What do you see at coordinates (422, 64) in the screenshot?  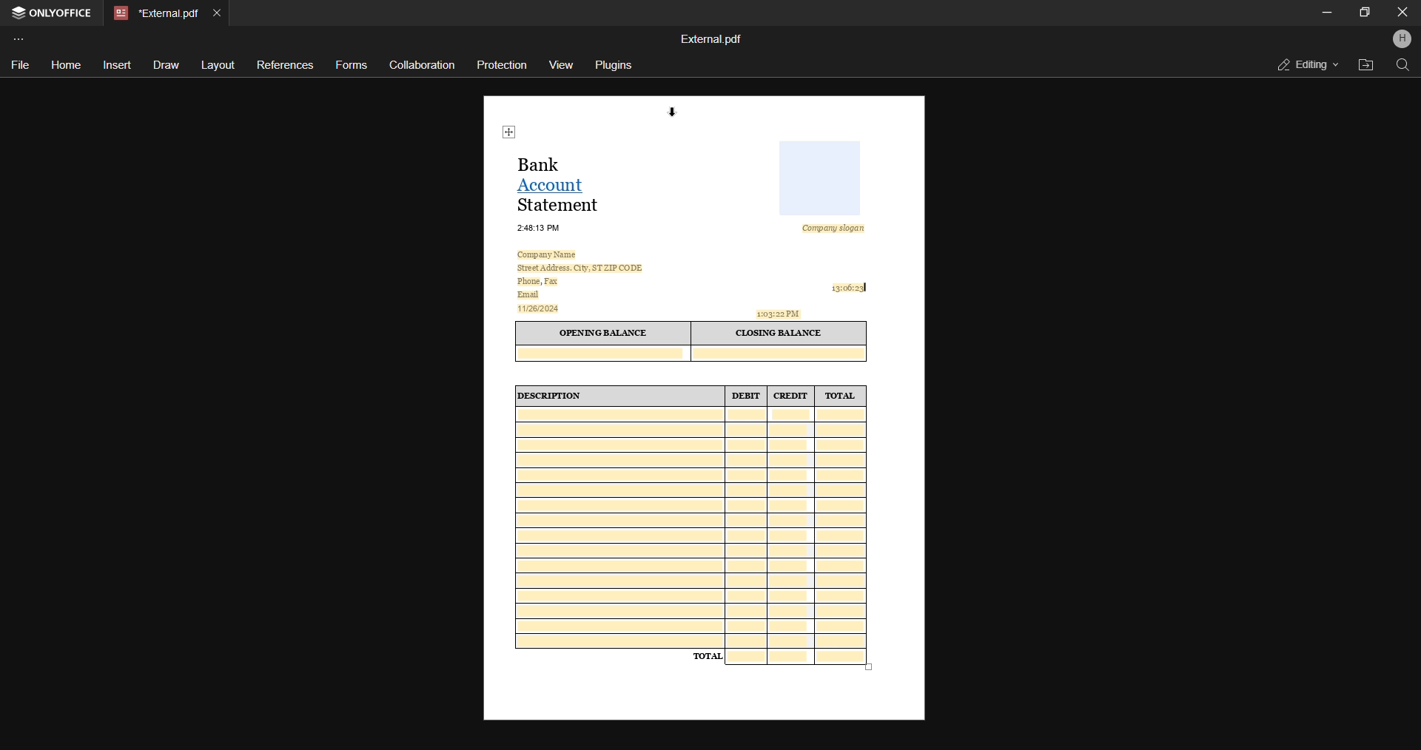 I see `collaboration` at bounding box center [422, 64].